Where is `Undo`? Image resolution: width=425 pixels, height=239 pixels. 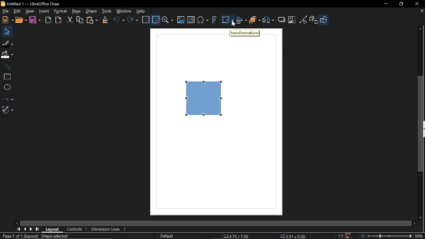 Undo is located at coordinates (118, 21).